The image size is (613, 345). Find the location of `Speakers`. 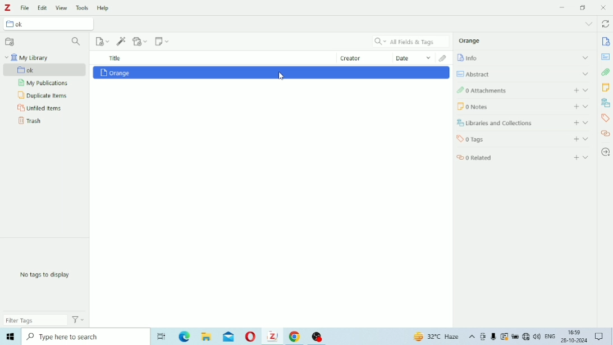

Speakers is located at coordinates (537, 337).